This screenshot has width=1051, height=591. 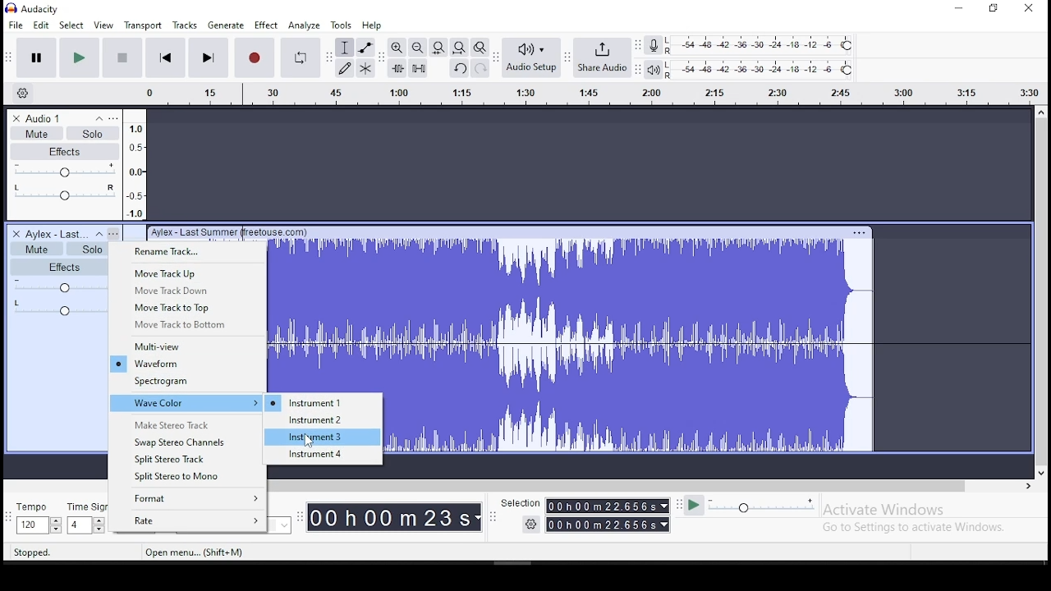 What do you see at coordinates (193, 552) in the screenshot?
I see `open menu` at bounding box center [193, 552].